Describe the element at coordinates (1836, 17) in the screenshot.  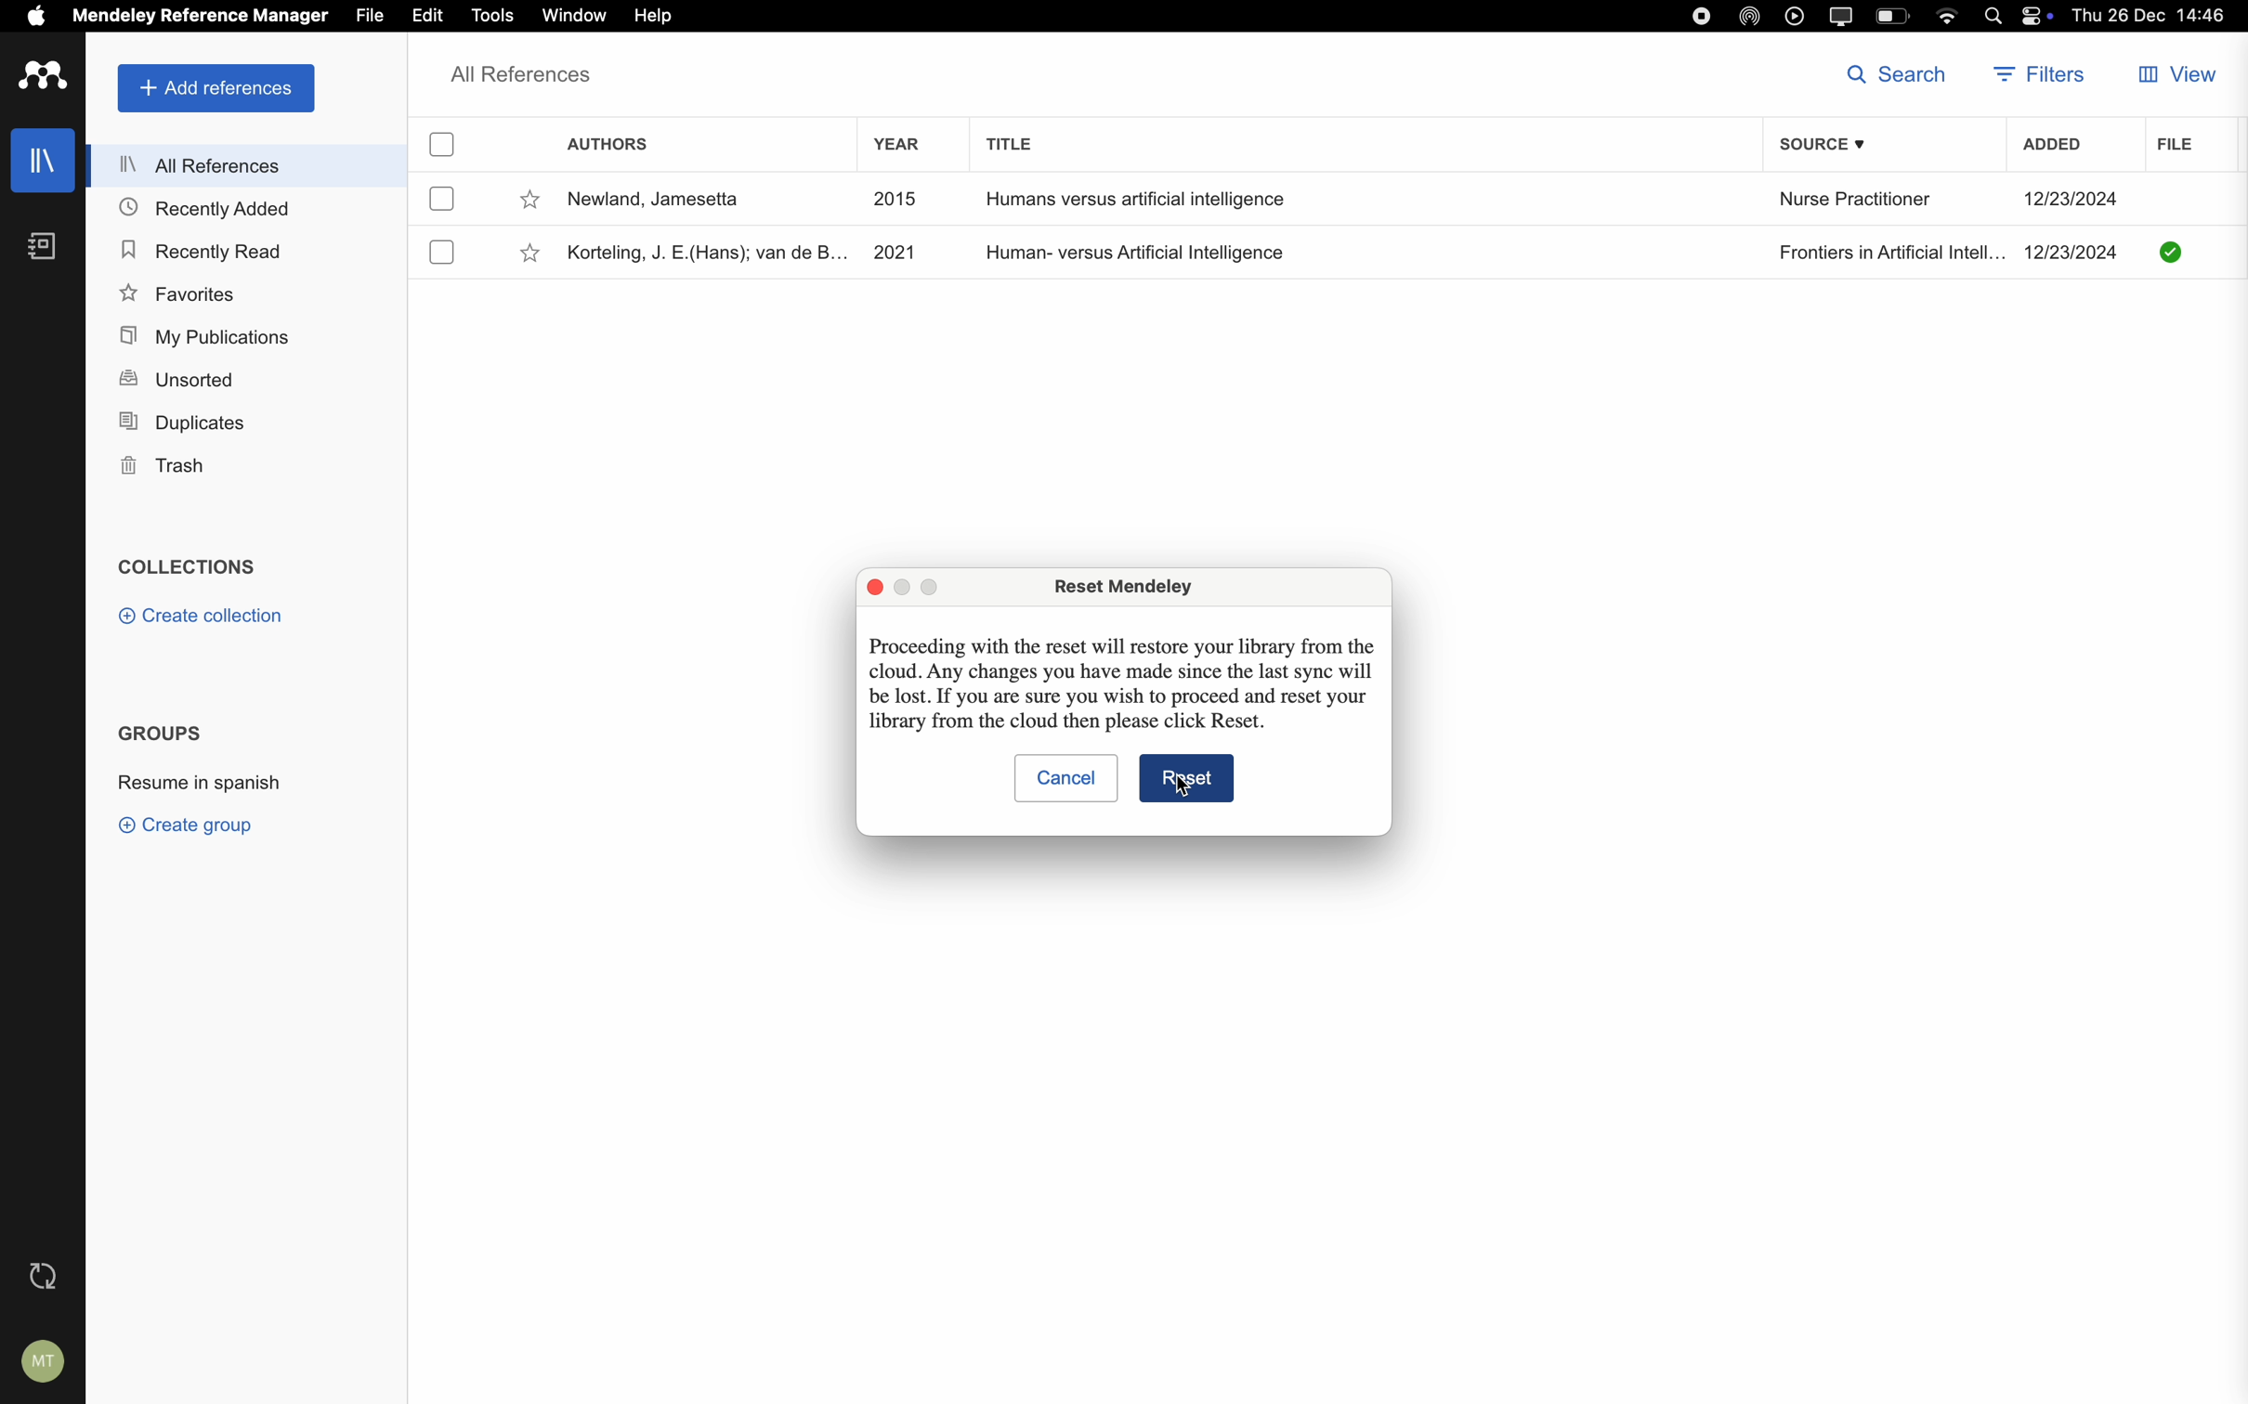
I see `screen` at that location.